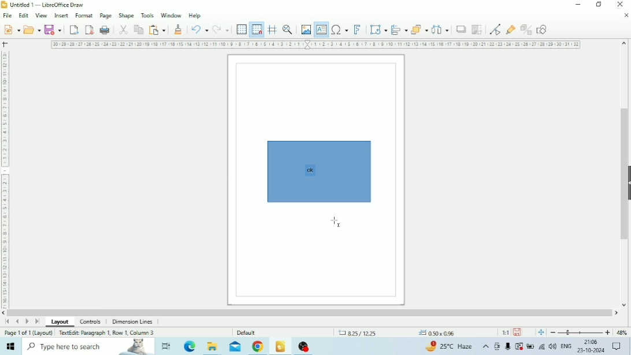 Image resolution: width=631 pixels, height=355 pixels. I want to click on Text, so click(310, 171).